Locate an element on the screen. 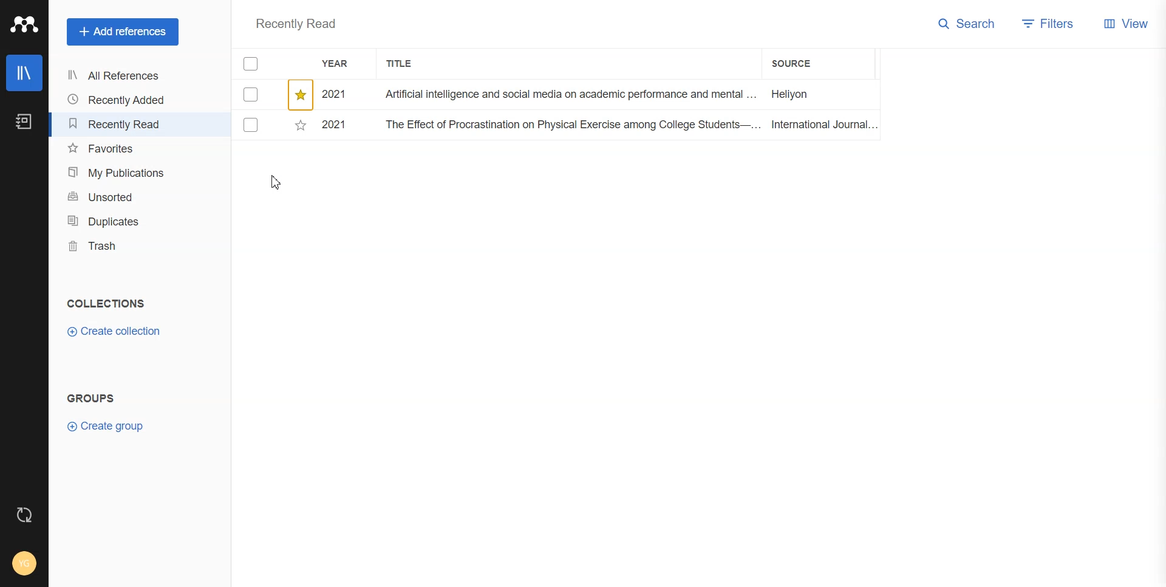 This screenshot has height=587, width=1166. Add references is located at coordinates (123, 32).